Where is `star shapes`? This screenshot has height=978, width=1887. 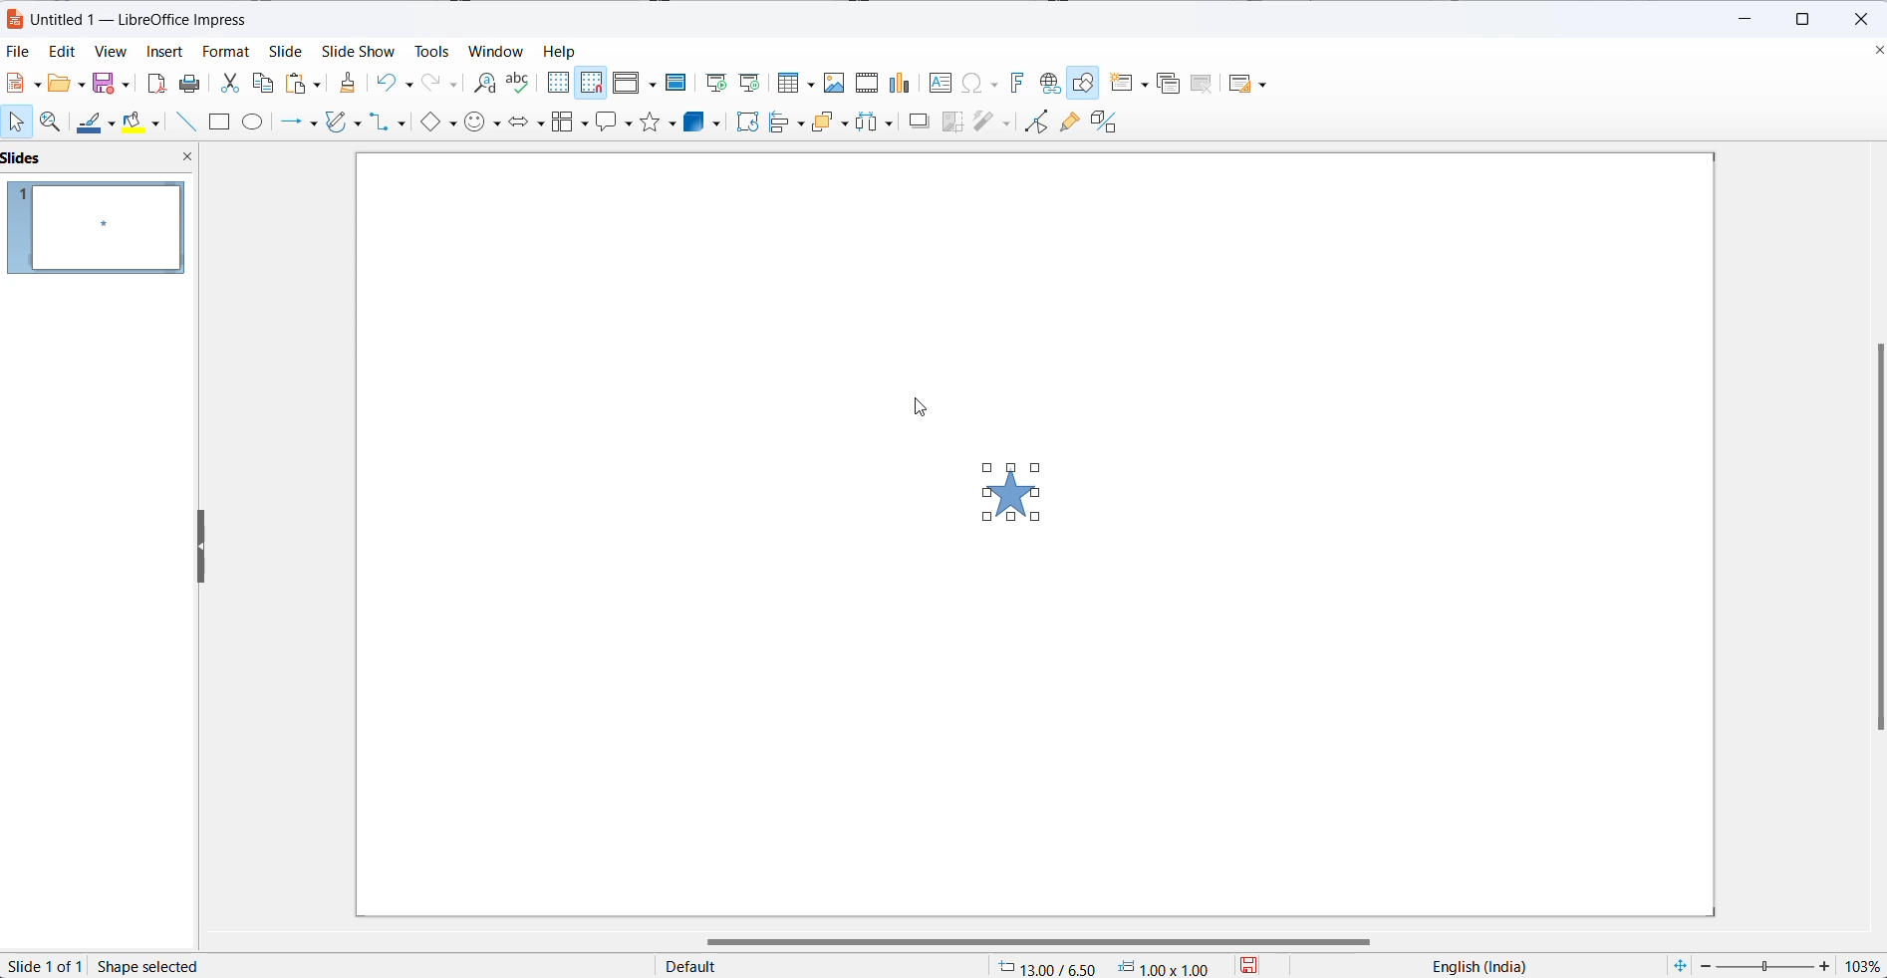 star shapes is located at coordinates (658, 125).